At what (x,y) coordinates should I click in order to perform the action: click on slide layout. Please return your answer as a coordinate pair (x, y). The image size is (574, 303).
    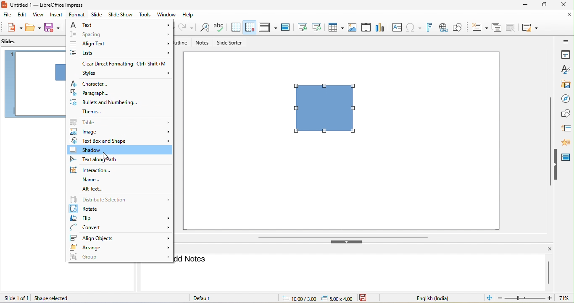
    Looking at the image, I should click on (531, 28).